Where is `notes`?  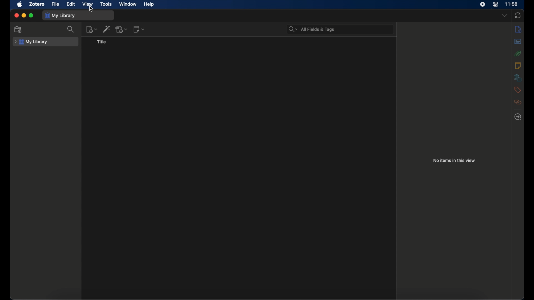 notes is located at coordinates (518, 65).